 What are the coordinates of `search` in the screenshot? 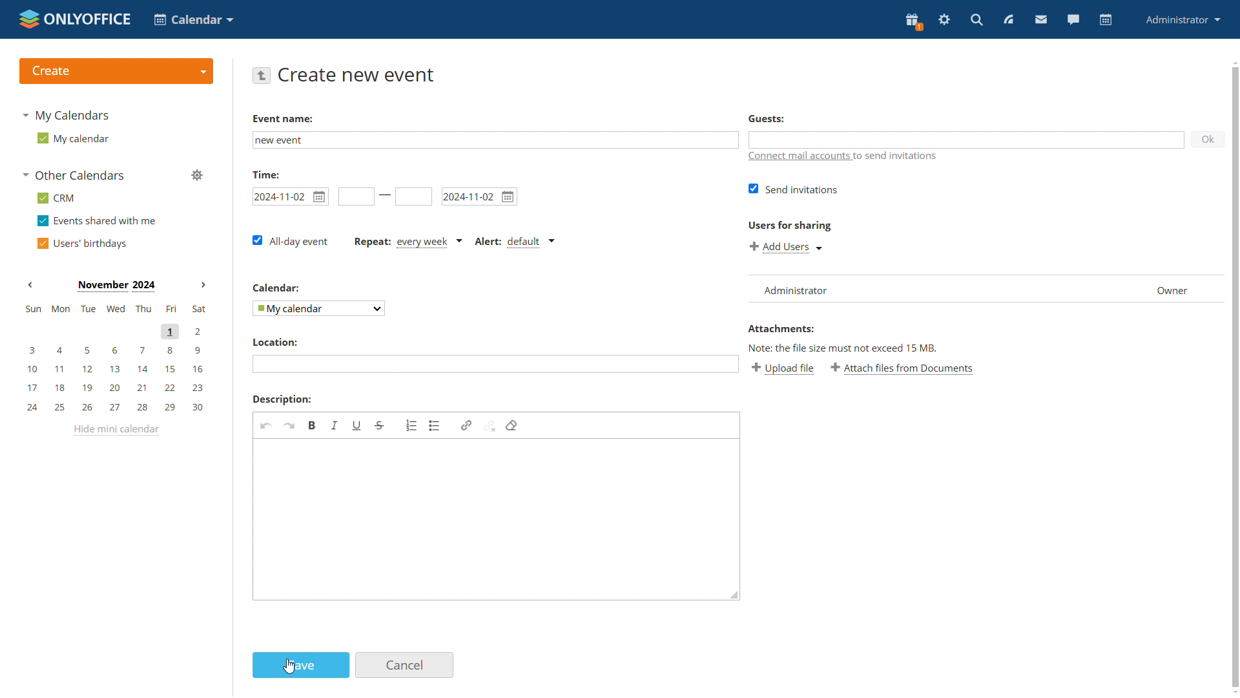 It's located at (978, 19).